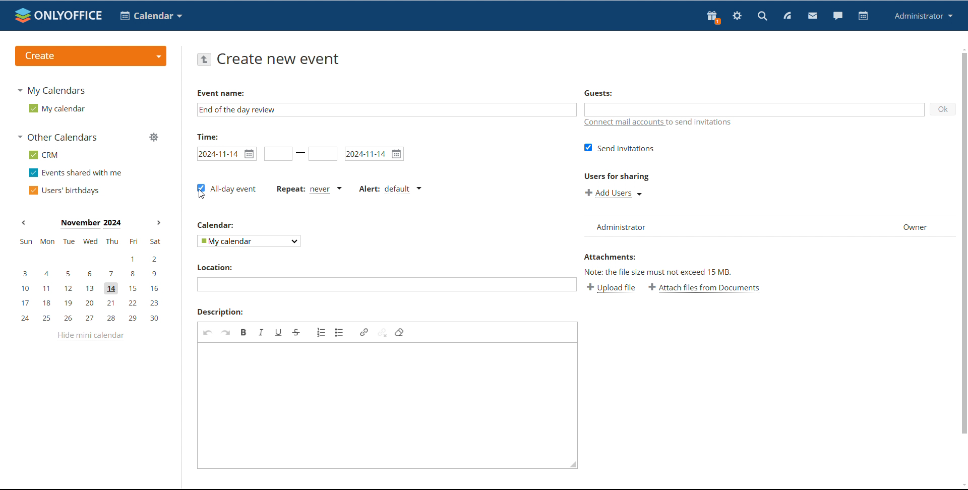 The width and height of the screenshot is (968, 490). I want to click on Event name, so click(221, 93).